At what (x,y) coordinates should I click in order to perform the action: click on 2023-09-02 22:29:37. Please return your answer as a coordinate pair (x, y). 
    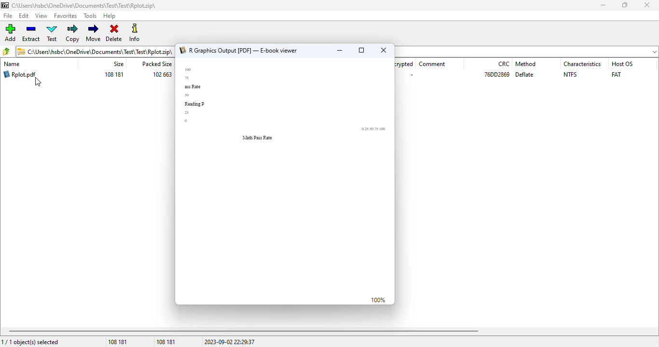
    Looking at the image, I should click on (229, 342).